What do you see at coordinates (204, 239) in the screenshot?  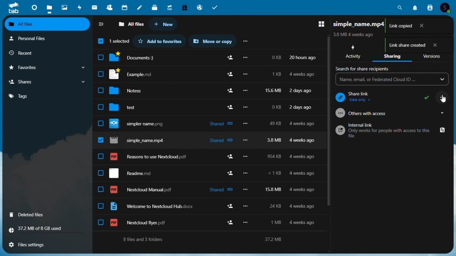 I see `Text` at bounding box center [204, 239].